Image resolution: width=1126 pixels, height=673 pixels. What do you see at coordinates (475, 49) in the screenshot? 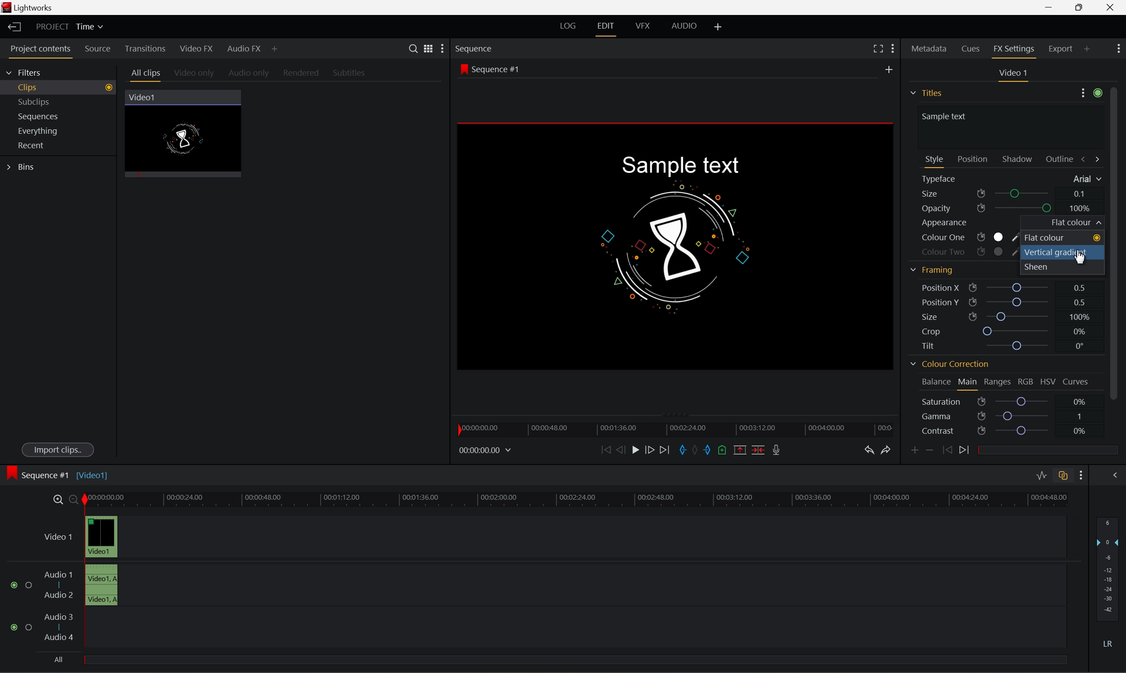
I see `Sequence` at bounding box center [475, 49].